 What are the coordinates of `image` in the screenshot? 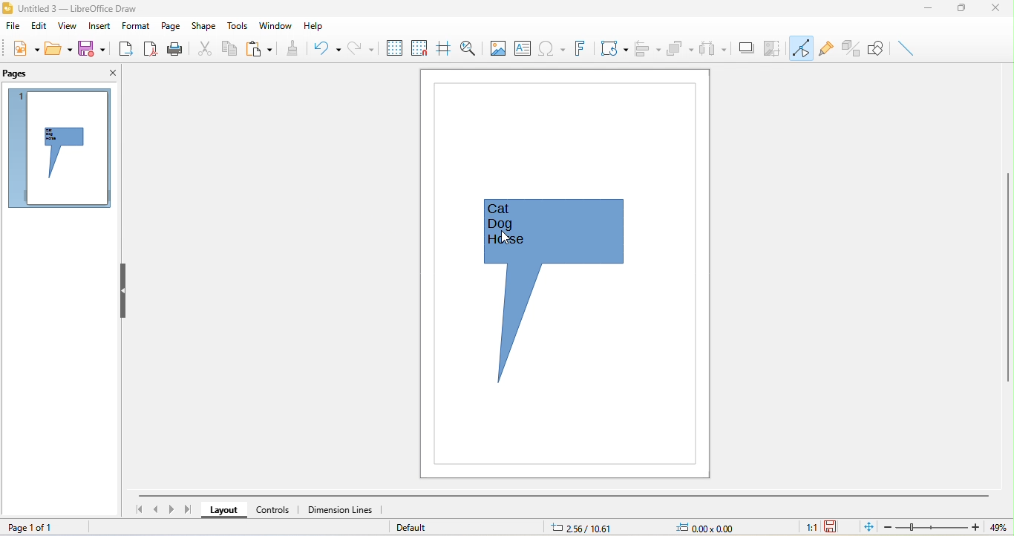 It's located at (497, 48).